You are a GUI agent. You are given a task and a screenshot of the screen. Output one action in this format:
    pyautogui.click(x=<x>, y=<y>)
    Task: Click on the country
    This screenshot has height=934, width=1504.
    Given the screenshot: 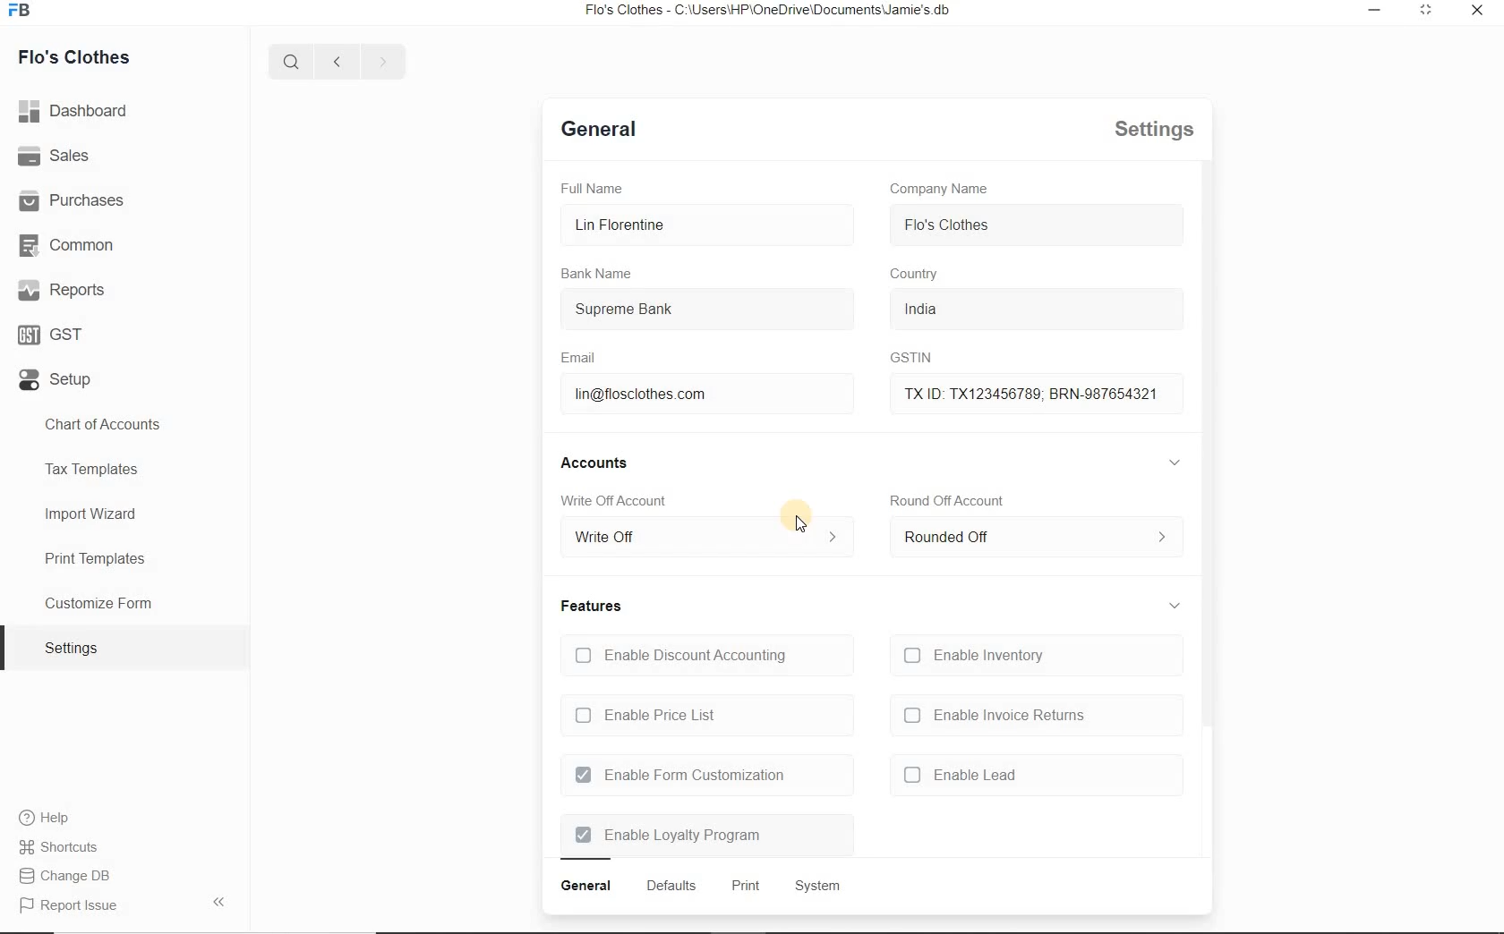 What is the action you would take?
    pyautogui.click(x=917, y=275)
    